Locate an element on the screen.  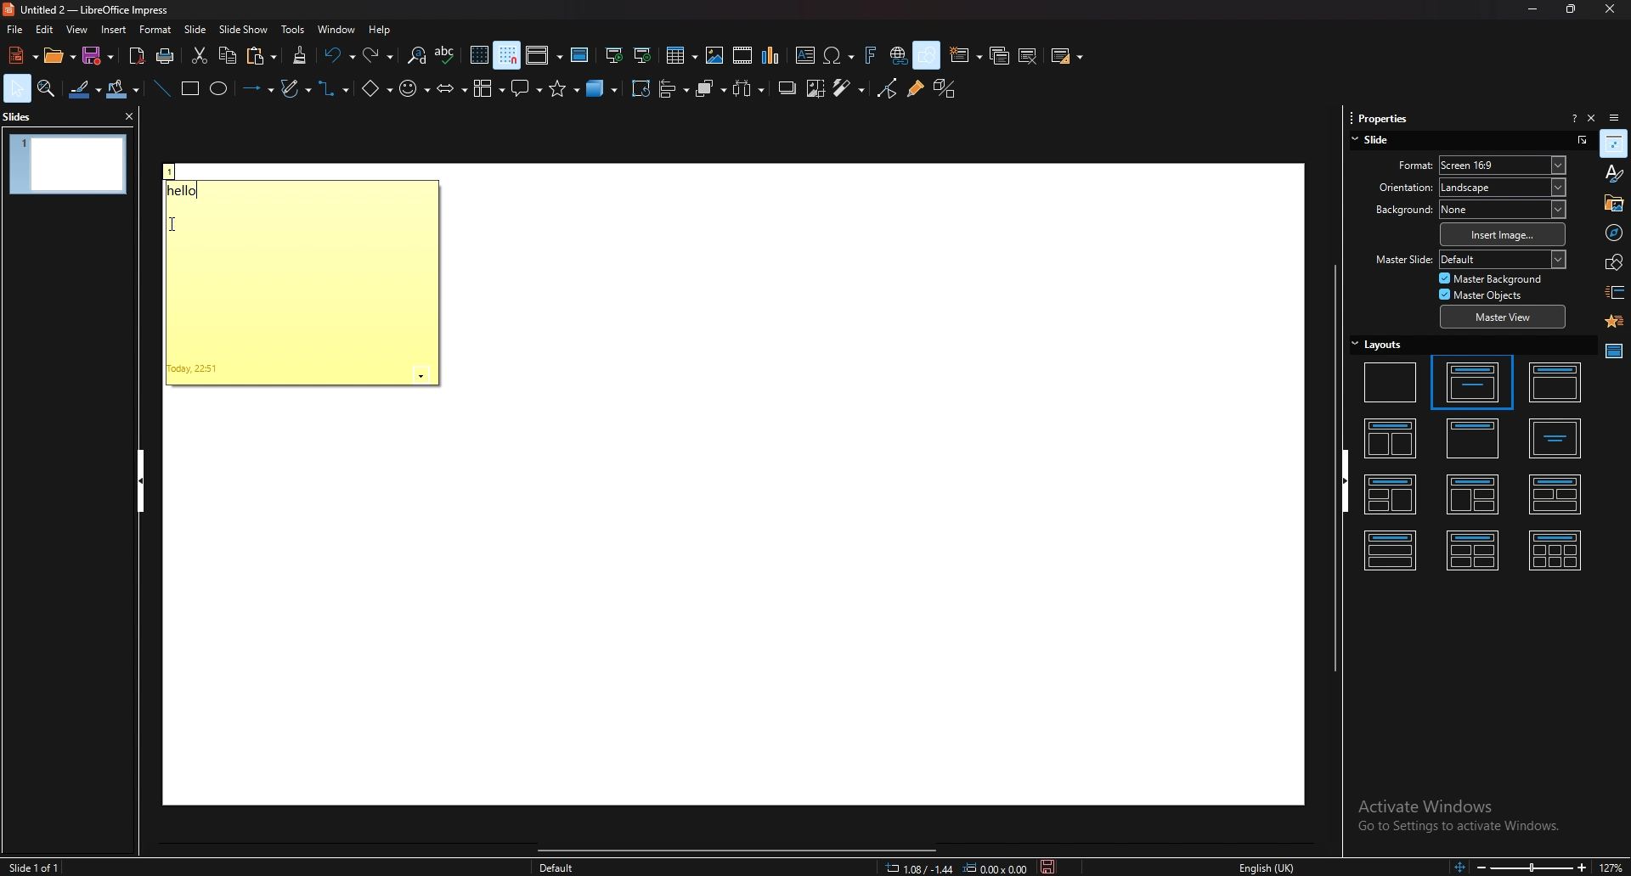
toggle point edit mode is located at coordinates (886, 89).